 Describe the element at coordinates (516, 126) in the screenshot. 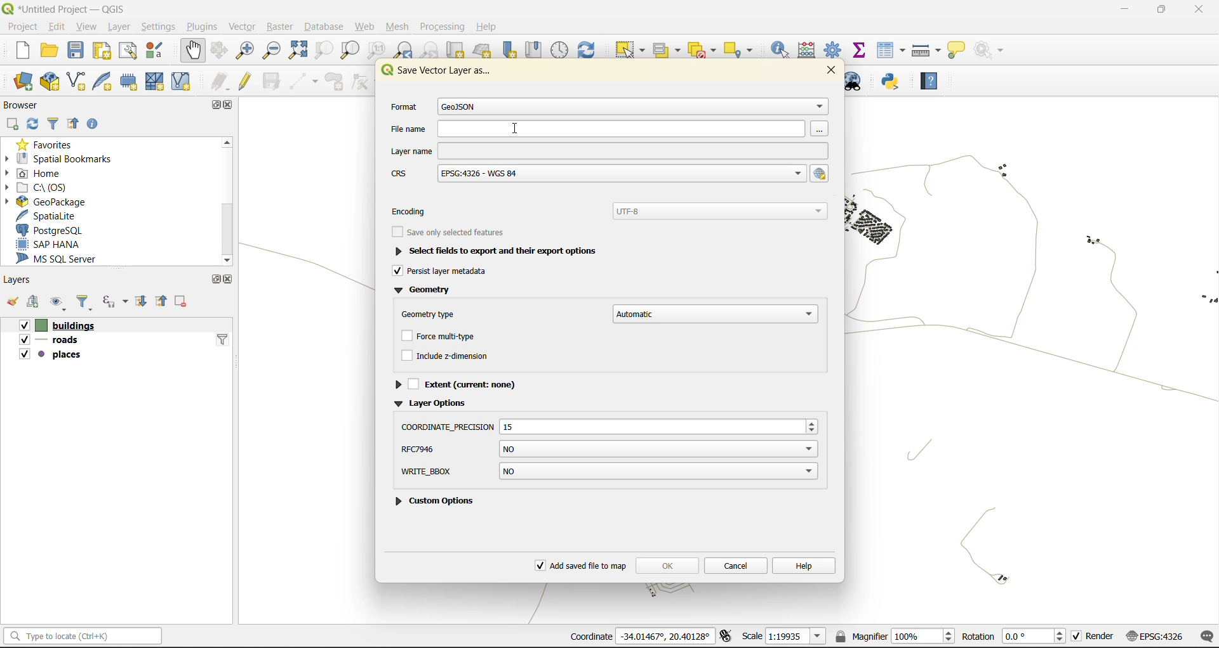

I see `cursor` at that location.